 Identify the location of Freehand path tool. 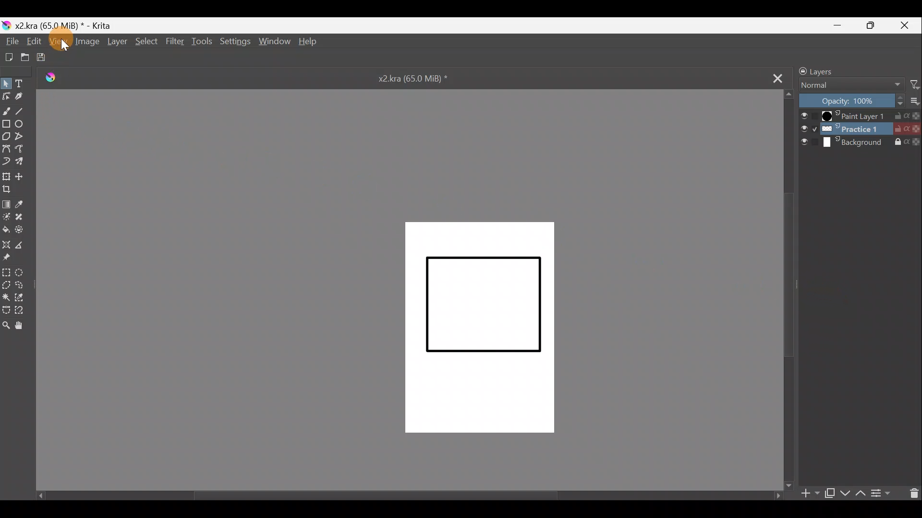
(24, 149).